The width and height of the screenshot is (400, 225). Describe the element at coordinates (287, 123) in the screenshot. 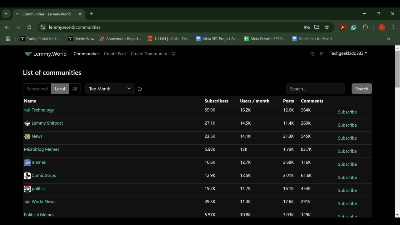

I see `11.4K` at that location.